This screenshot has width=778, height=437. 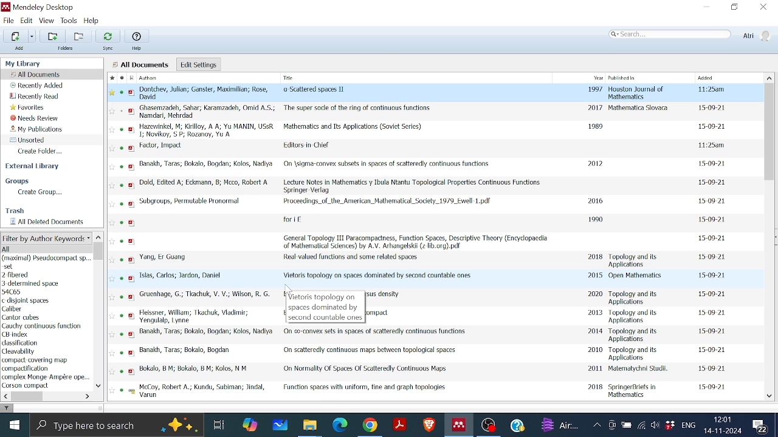 I want to click on pdf, so click(x=131, y=353).